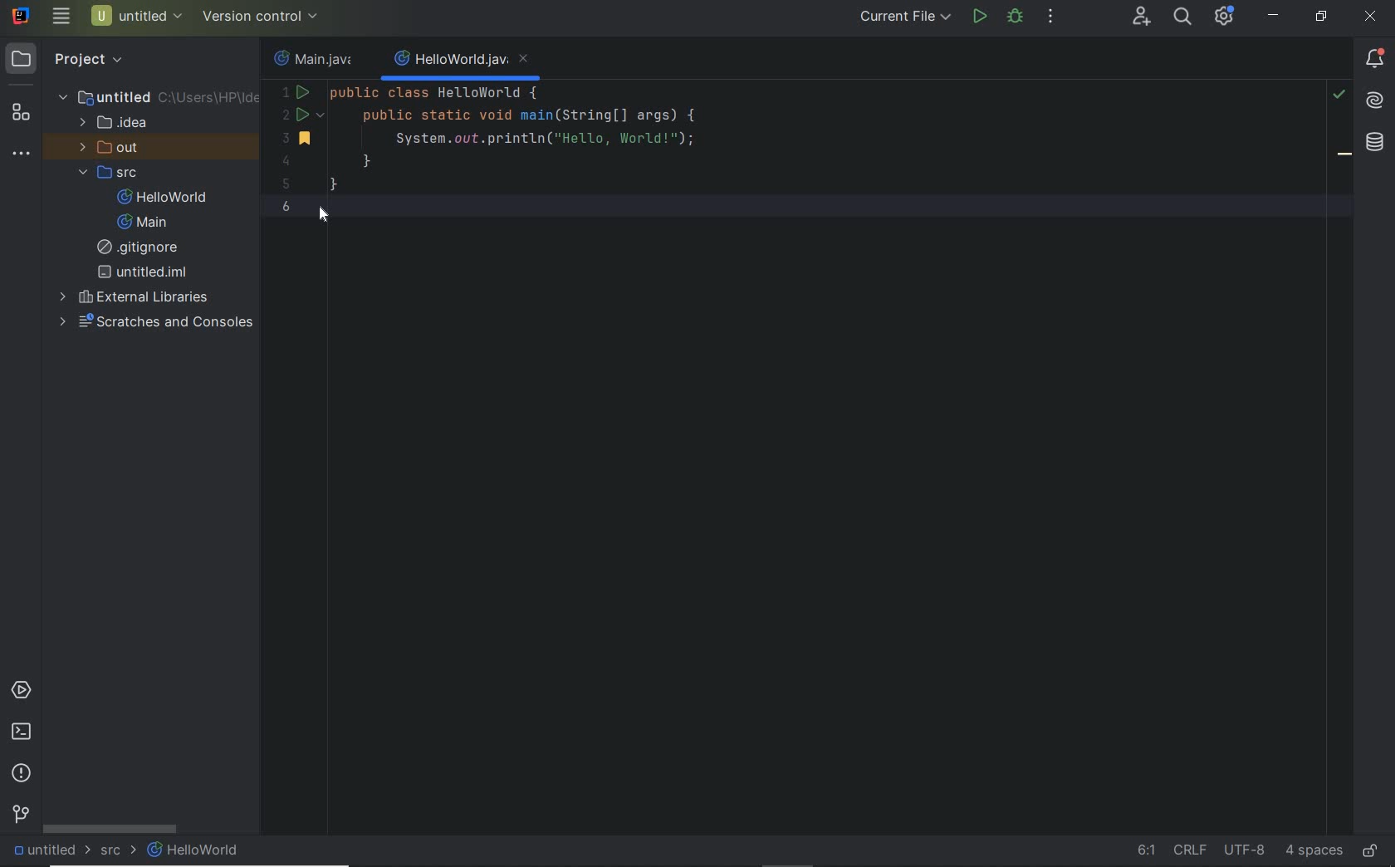 The image size is (1395, 867). I want to click on idea, so click(116, 121).